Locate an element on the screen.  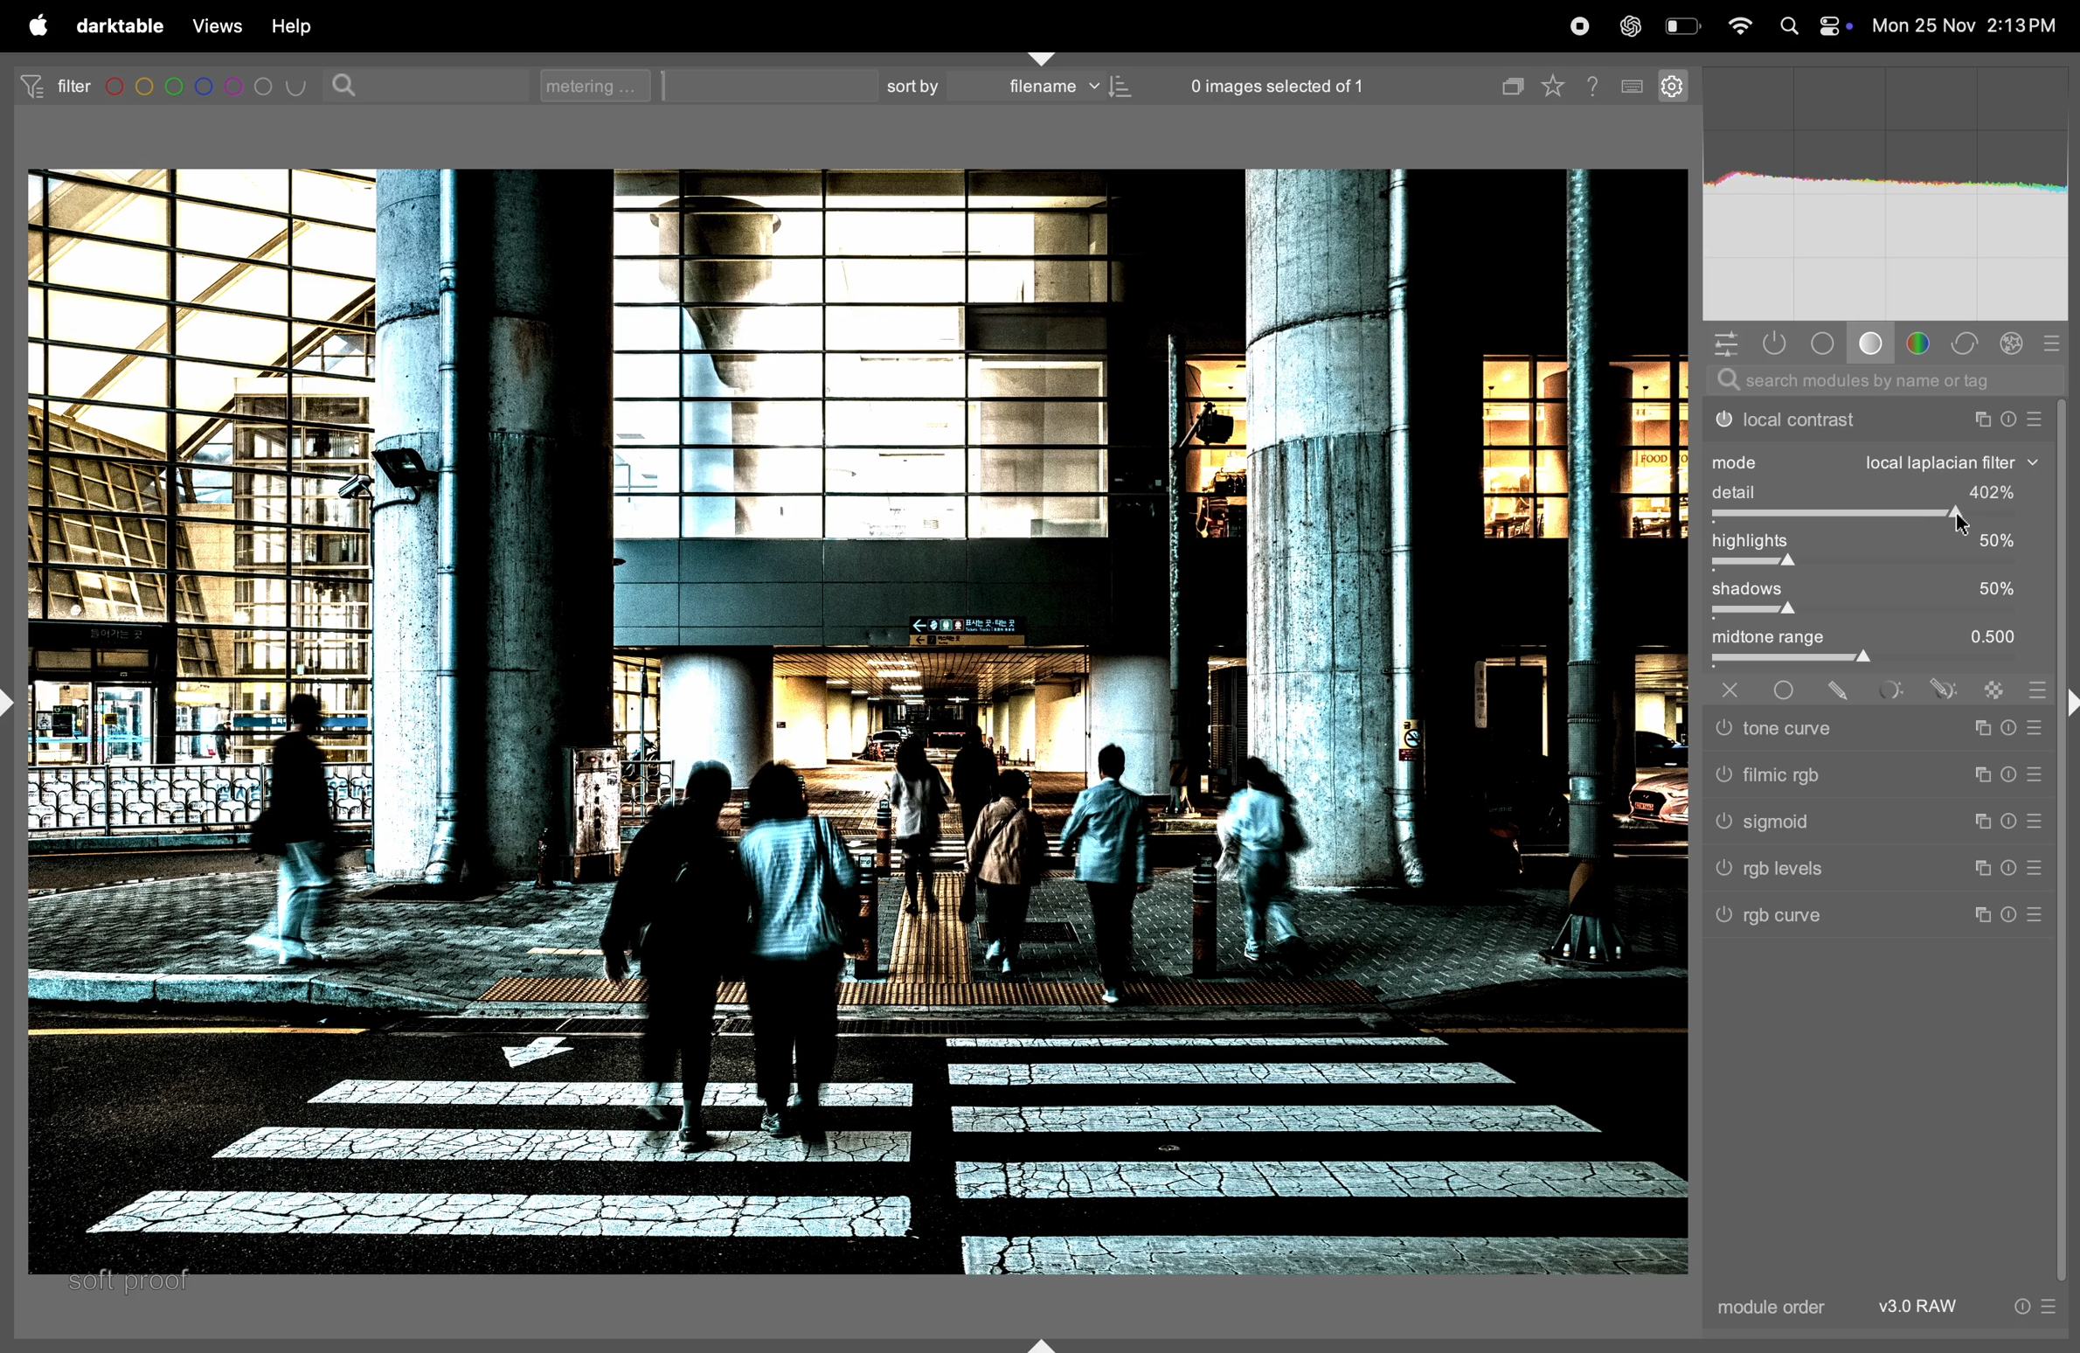
spotlight search is located at coordinates (1787, 28).